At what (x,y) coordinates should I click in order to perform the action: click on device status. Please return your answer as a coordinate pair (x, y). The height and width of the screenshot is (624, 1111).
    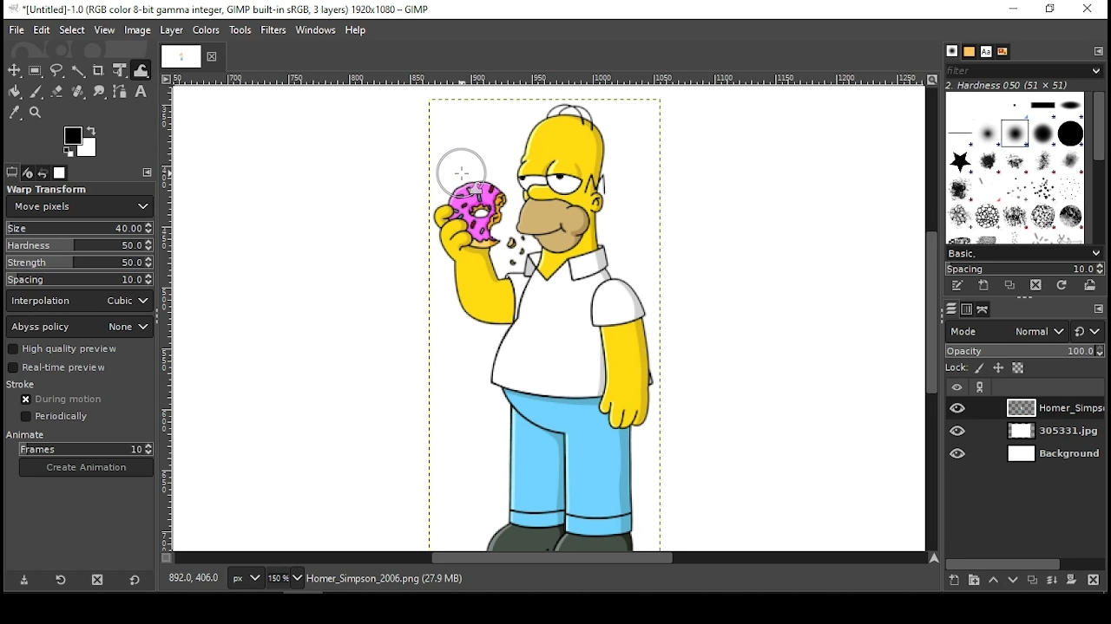
    Looking at the image, I should click on (29, 173).